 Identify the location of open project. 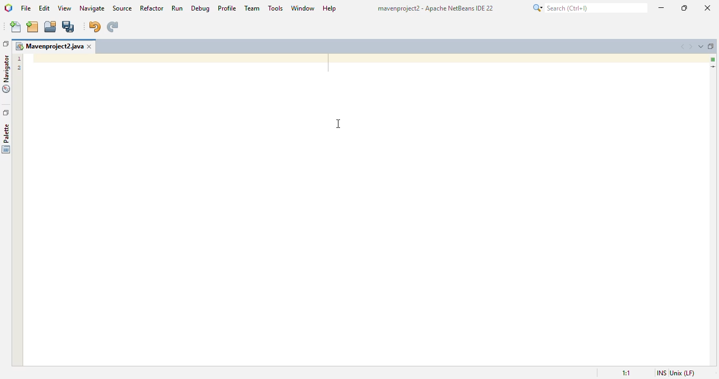
(51, 26).